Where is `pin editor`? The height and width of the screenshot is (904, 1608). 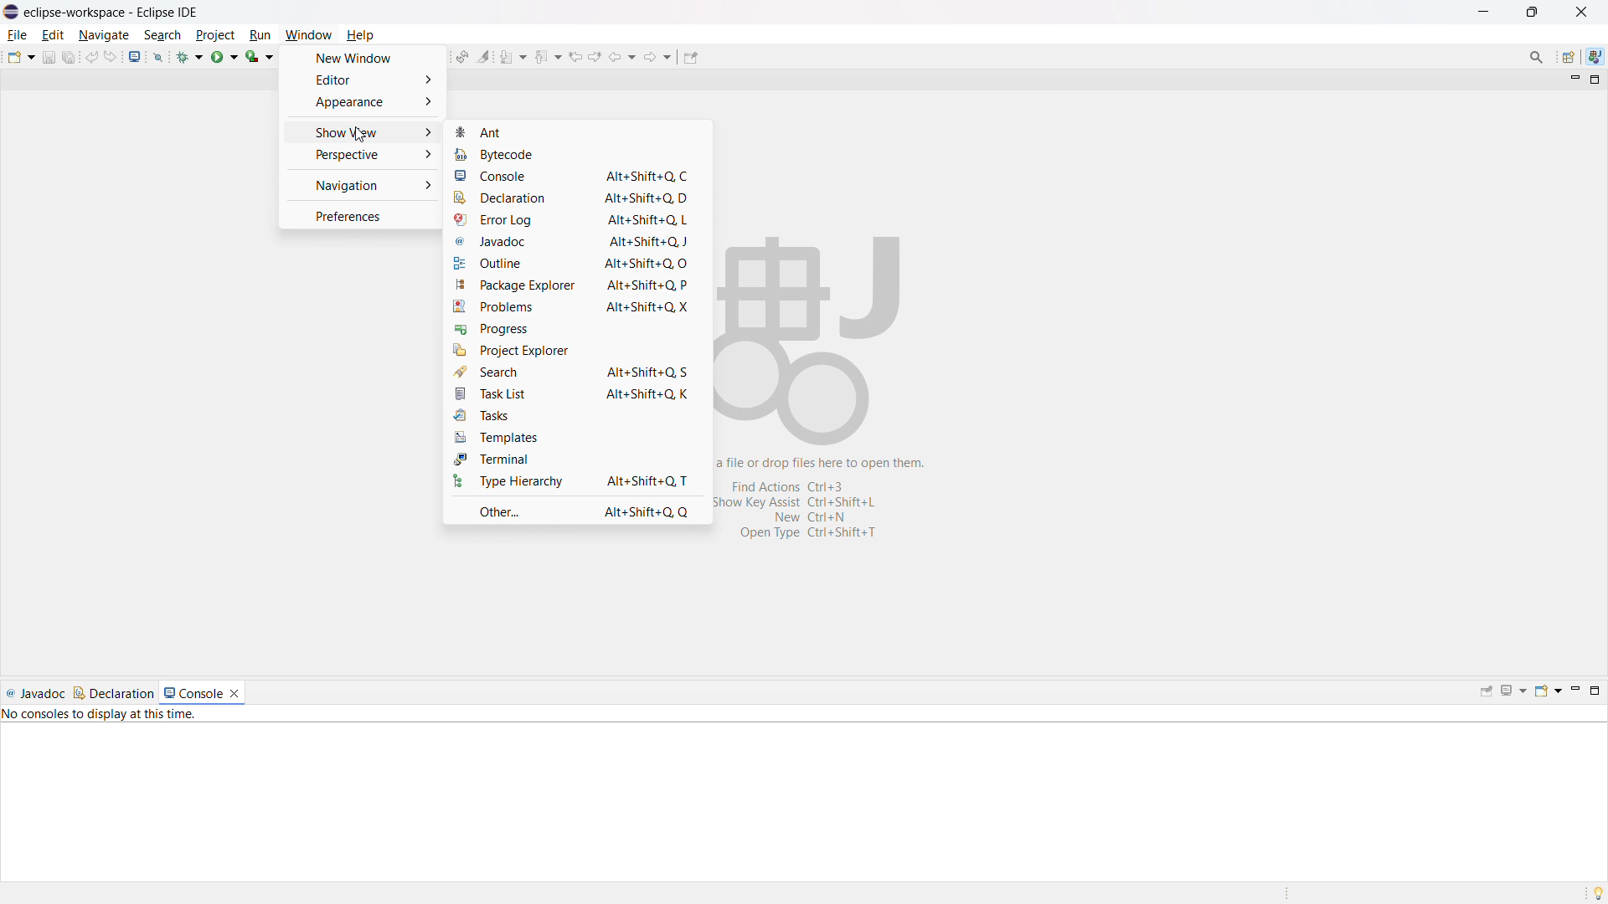
pin editor is located at coordinates (691, 59).